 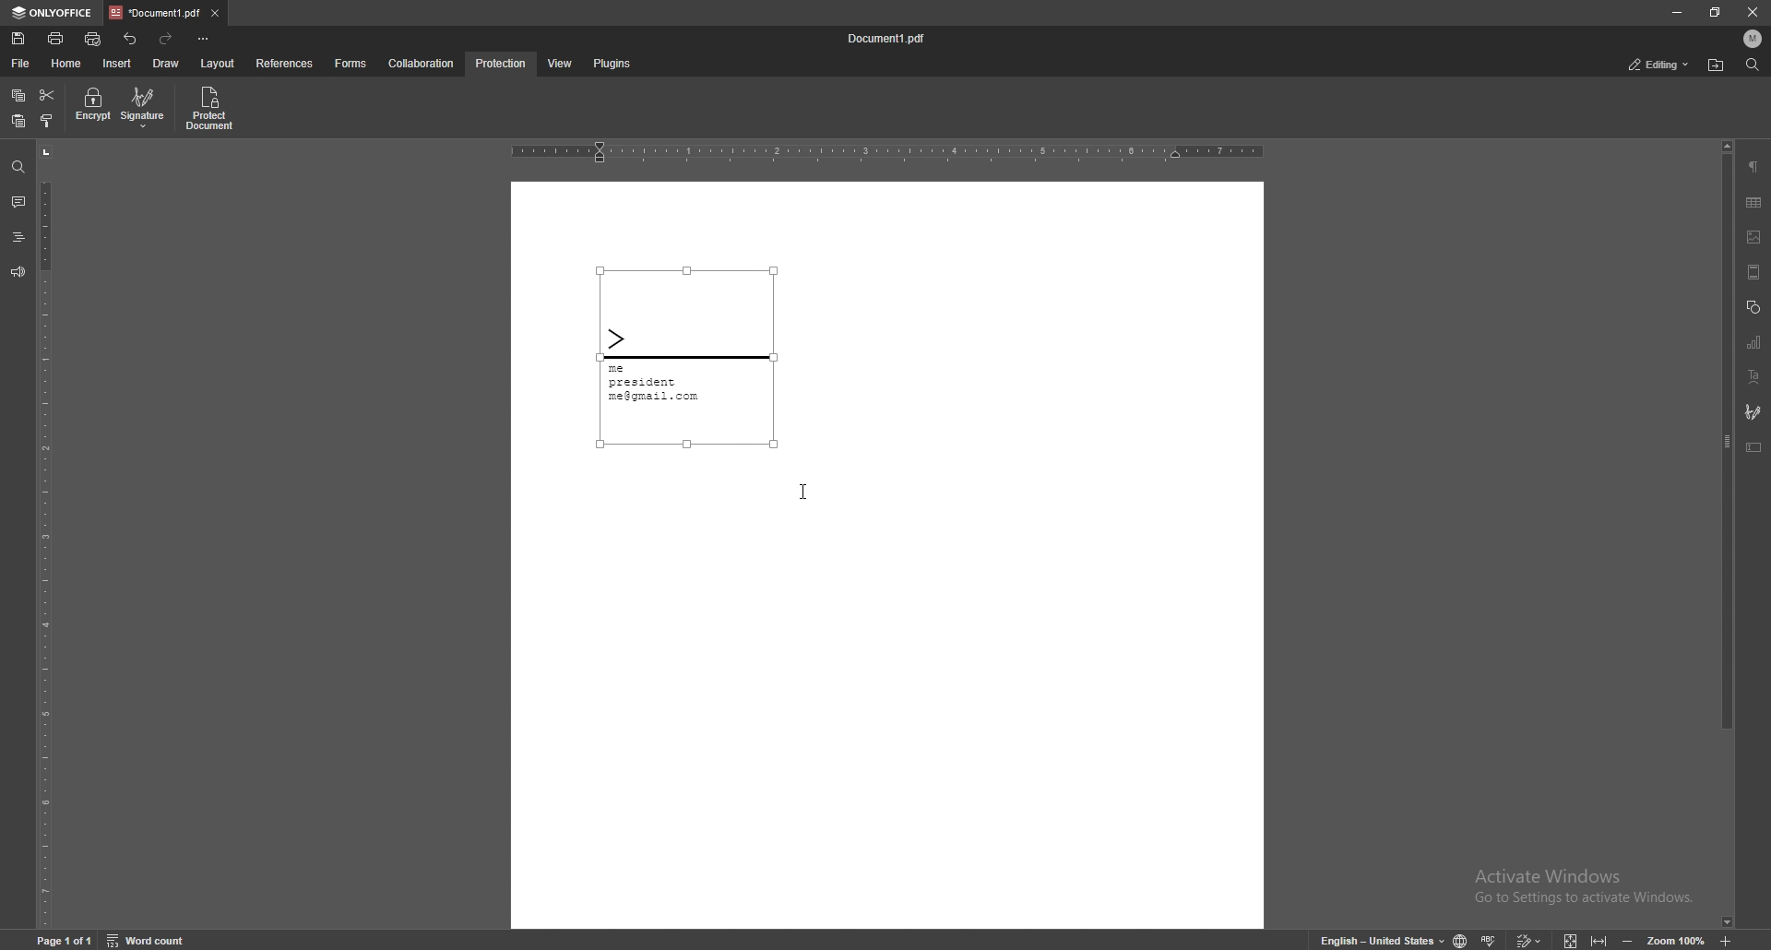 What do you see at coordinates (1676, 11) in the screenshot?
I see `minimize` at bounding box center [1676, 11].